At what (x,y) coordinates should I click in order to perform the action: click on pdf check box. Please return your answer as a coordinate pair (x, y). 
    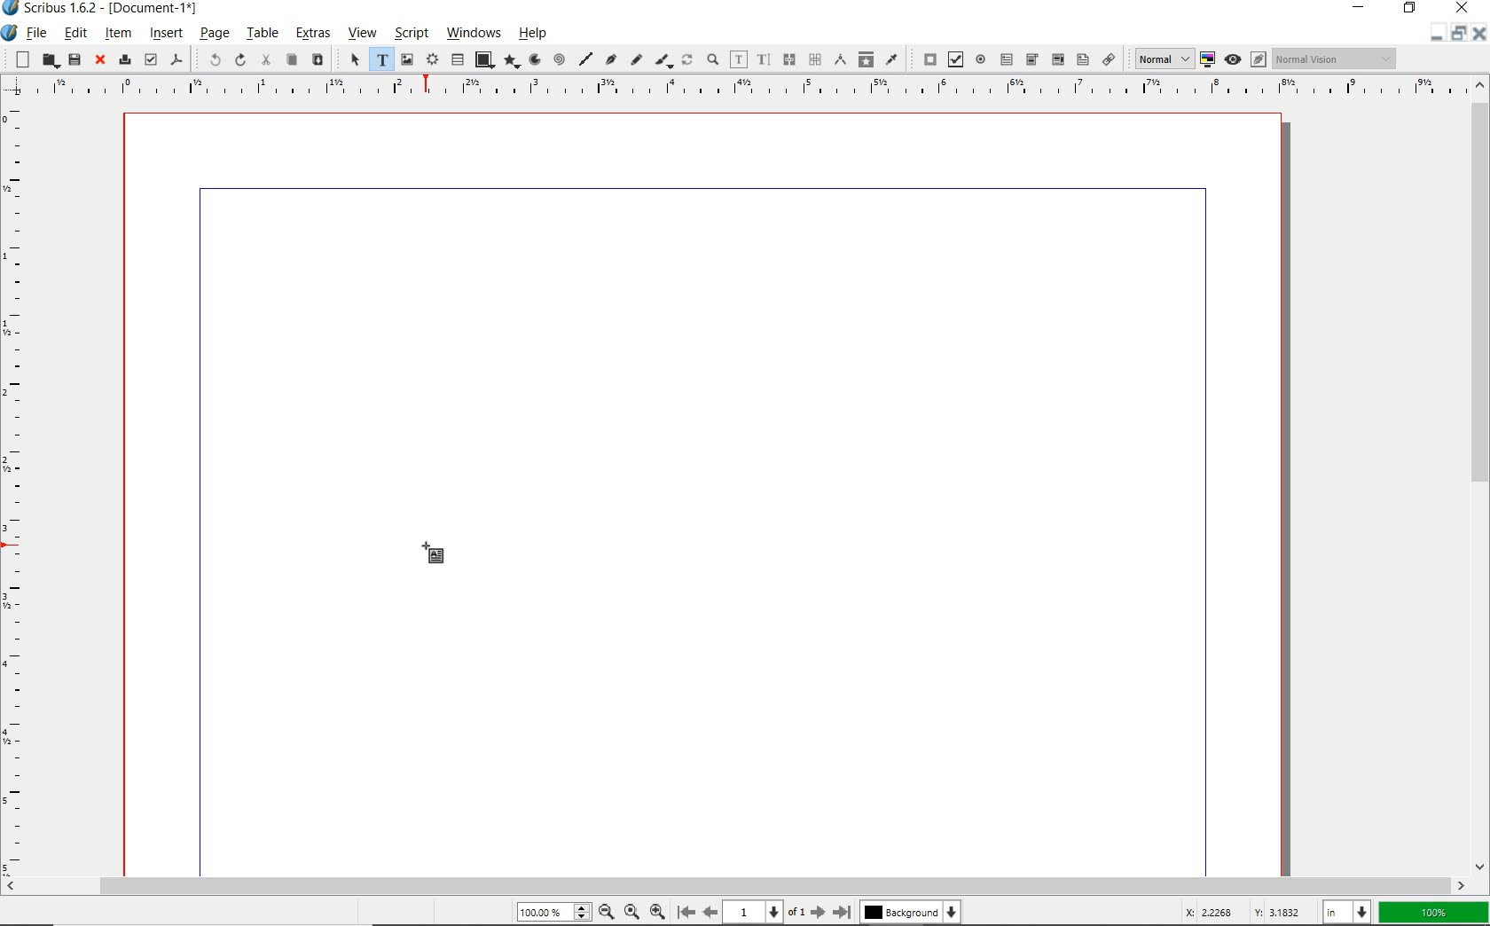
    Looking at the image, I should click on (954, 59).